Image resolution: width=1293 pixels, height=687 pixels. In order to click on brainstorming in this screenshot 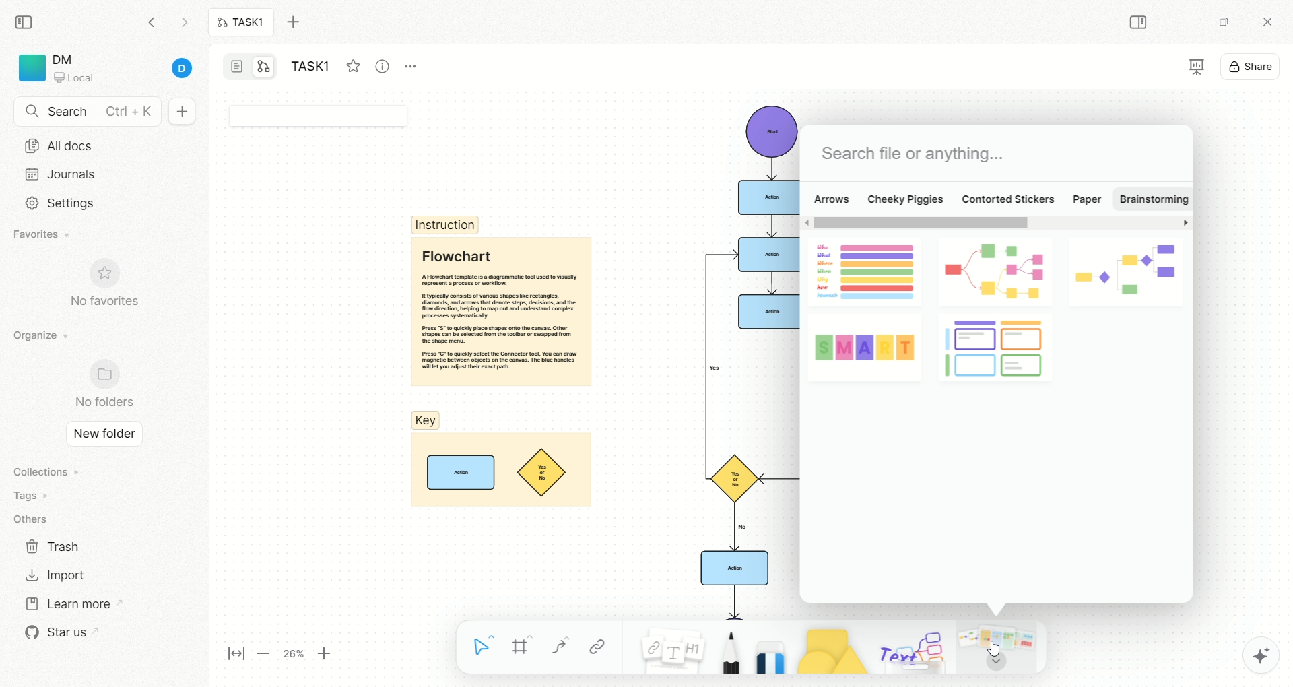, I will do `click(1152, 199)`.